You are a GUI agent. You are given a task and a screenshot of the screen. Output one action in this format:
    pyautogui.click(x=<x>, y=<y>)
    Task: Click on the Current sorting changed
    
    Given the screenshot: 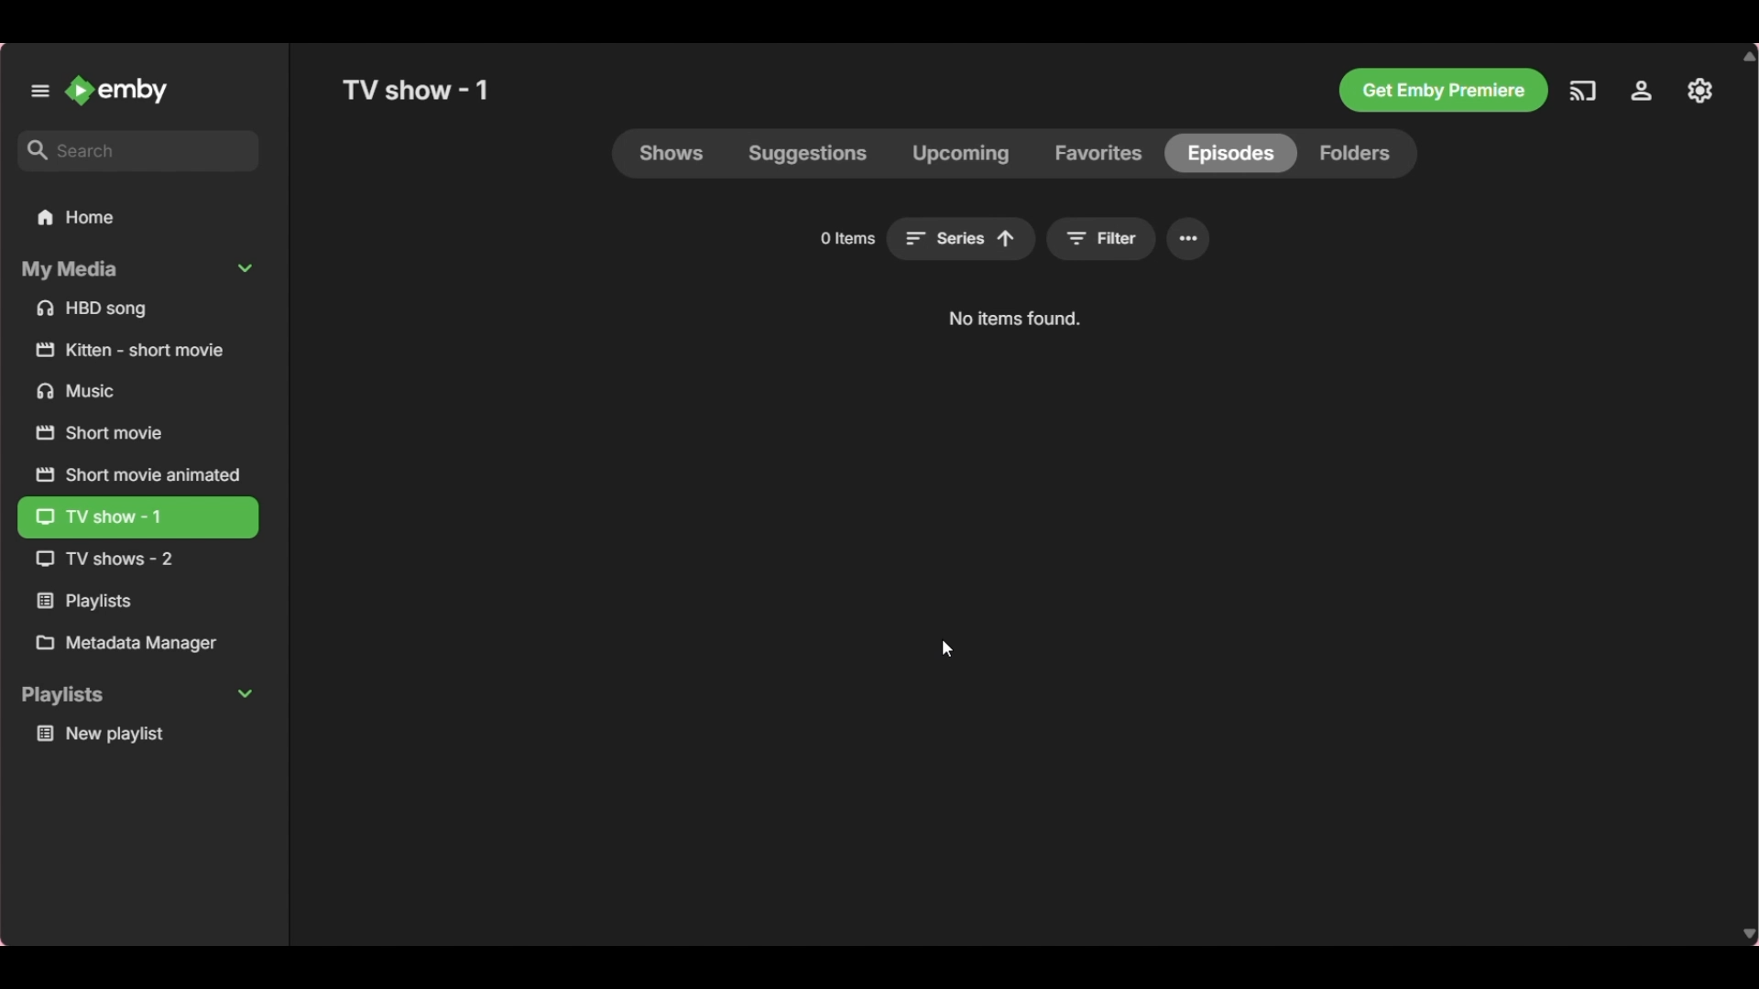 What is the action you would take?
    pyautogui.click(x=960, y=239)
    